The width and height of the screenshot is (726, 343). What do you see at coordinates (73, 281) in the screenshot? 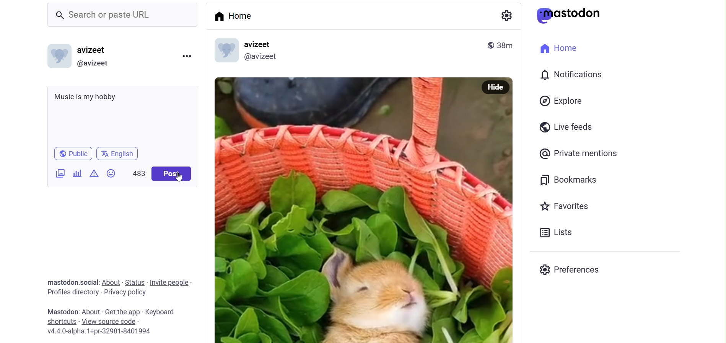
I see `mastodon.social` at bounding box center [73, 281].